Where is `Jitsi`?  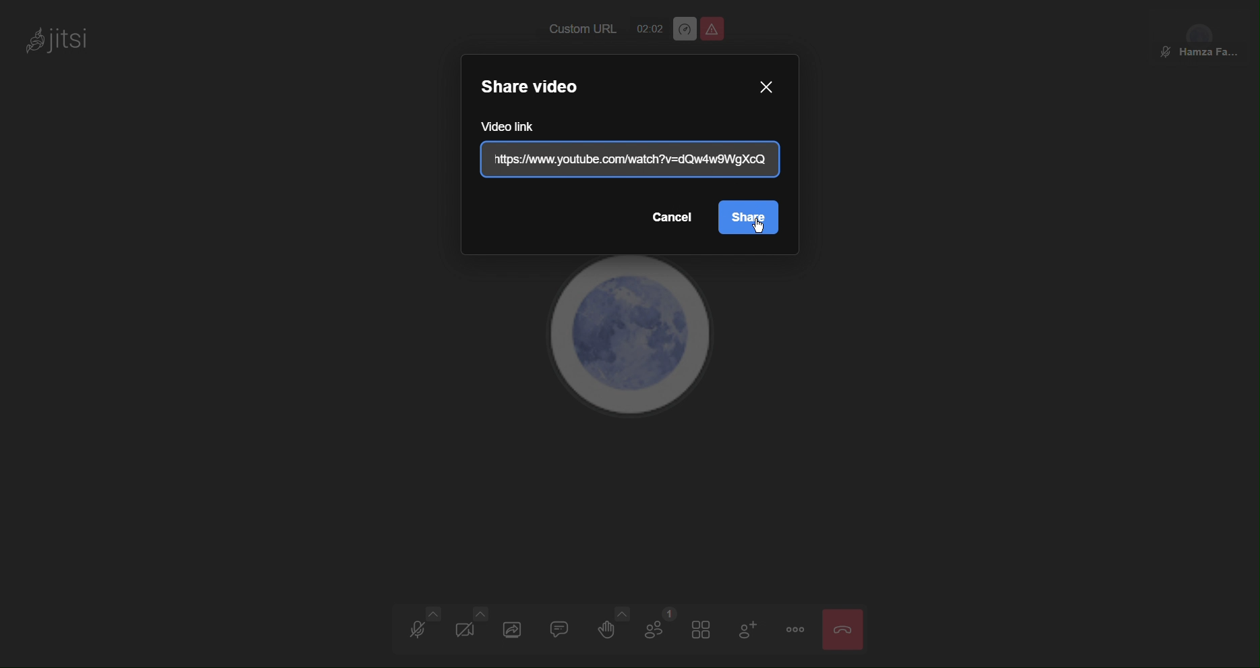
Jitsi is located at coordinates (63, 40).